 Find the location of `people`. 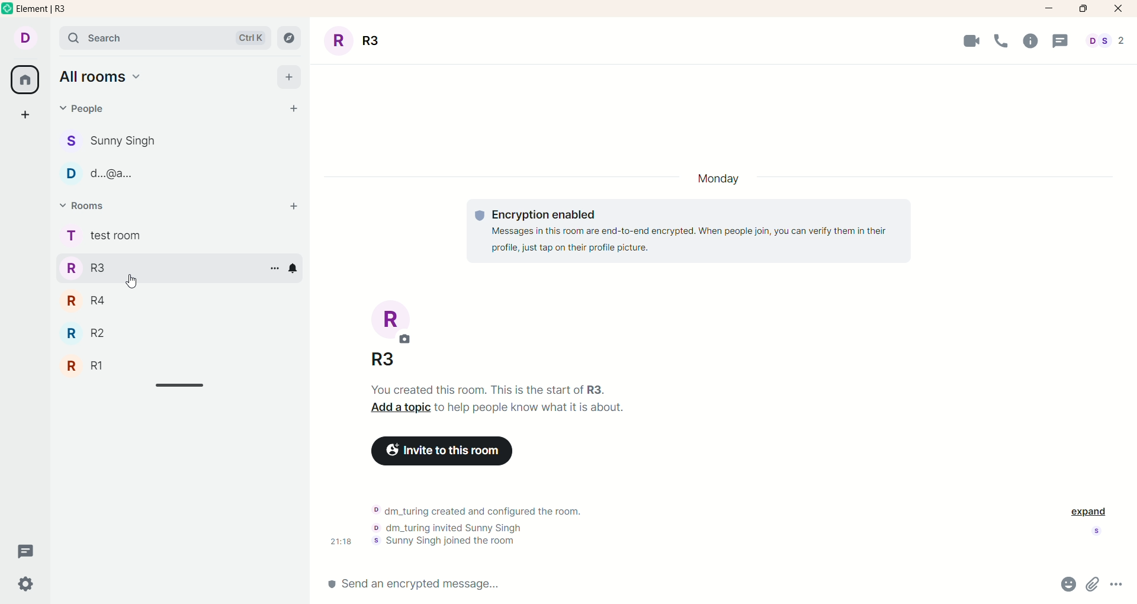

people is located at coordinates (1107, 40).